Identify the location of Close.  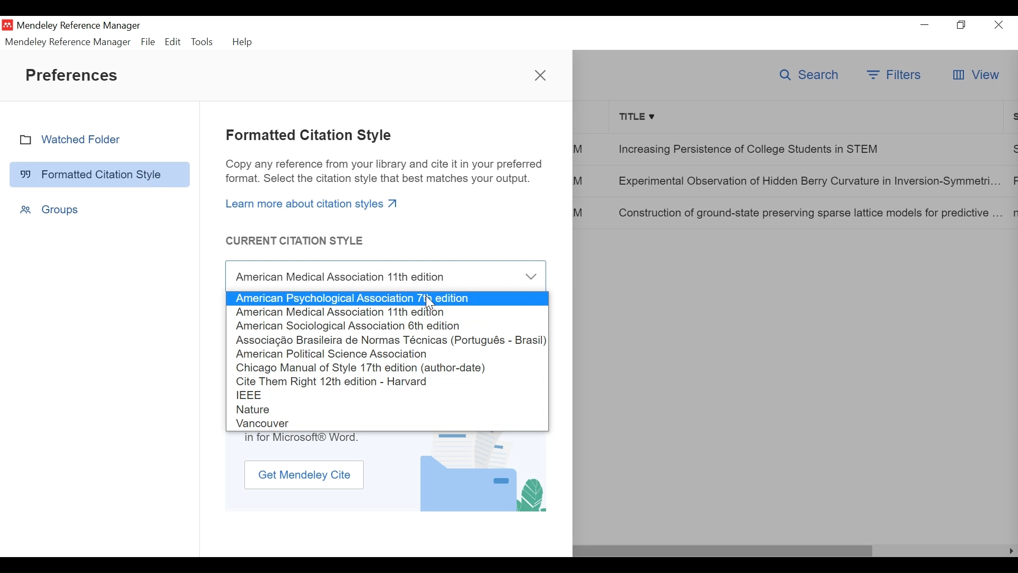
(998, 25).